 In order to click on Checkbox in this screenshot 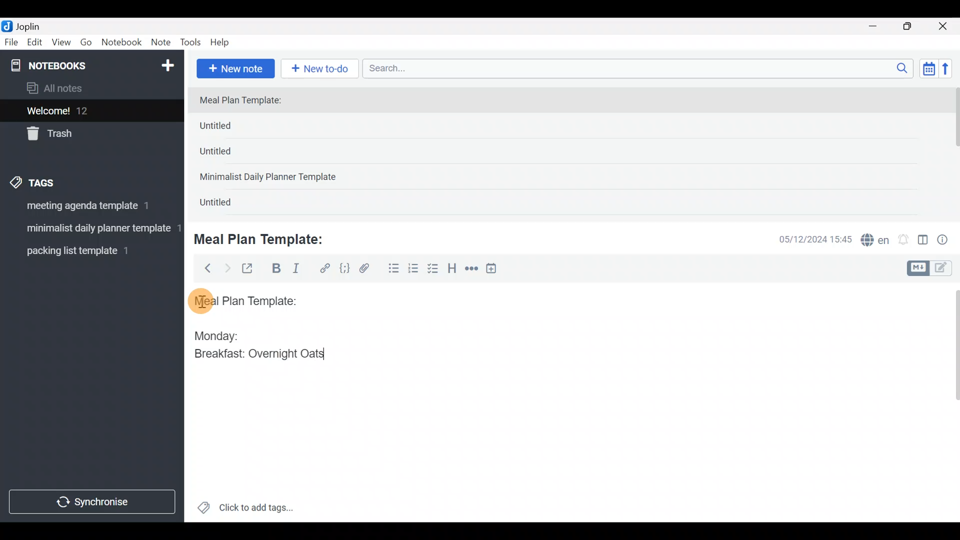, I will do `click(434, 269)`.